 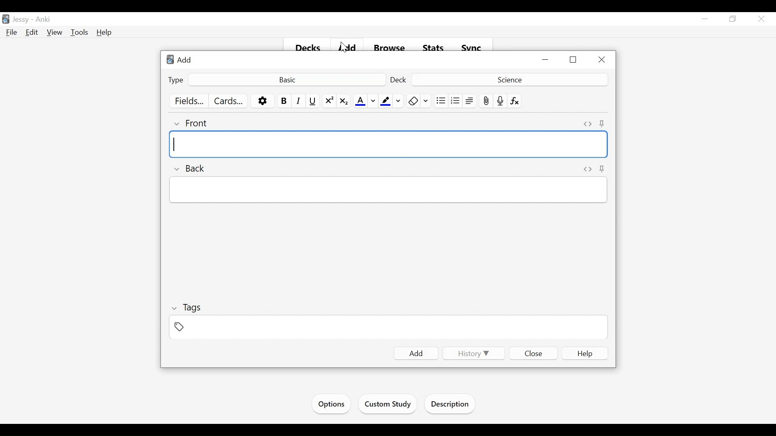 I want to click on Browse, so click(x=391, y=48).